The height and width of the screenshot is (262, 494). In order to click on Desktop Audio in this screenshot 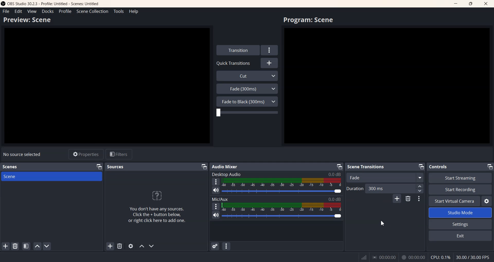, I will do `click(276, 174)`.